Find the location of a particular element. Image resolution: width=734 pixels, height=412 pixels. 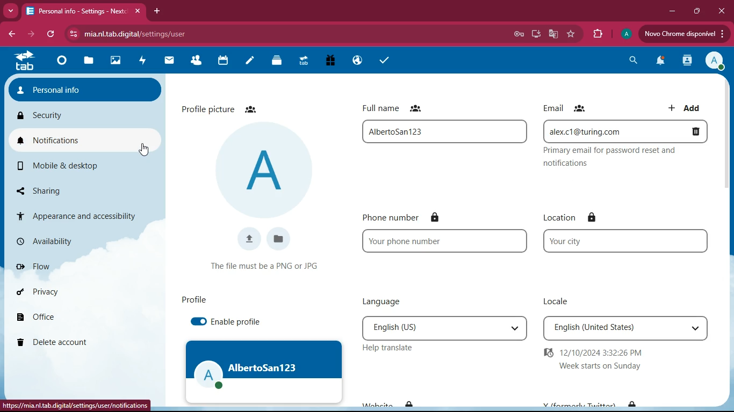

password is located at coordinates (519, 34).